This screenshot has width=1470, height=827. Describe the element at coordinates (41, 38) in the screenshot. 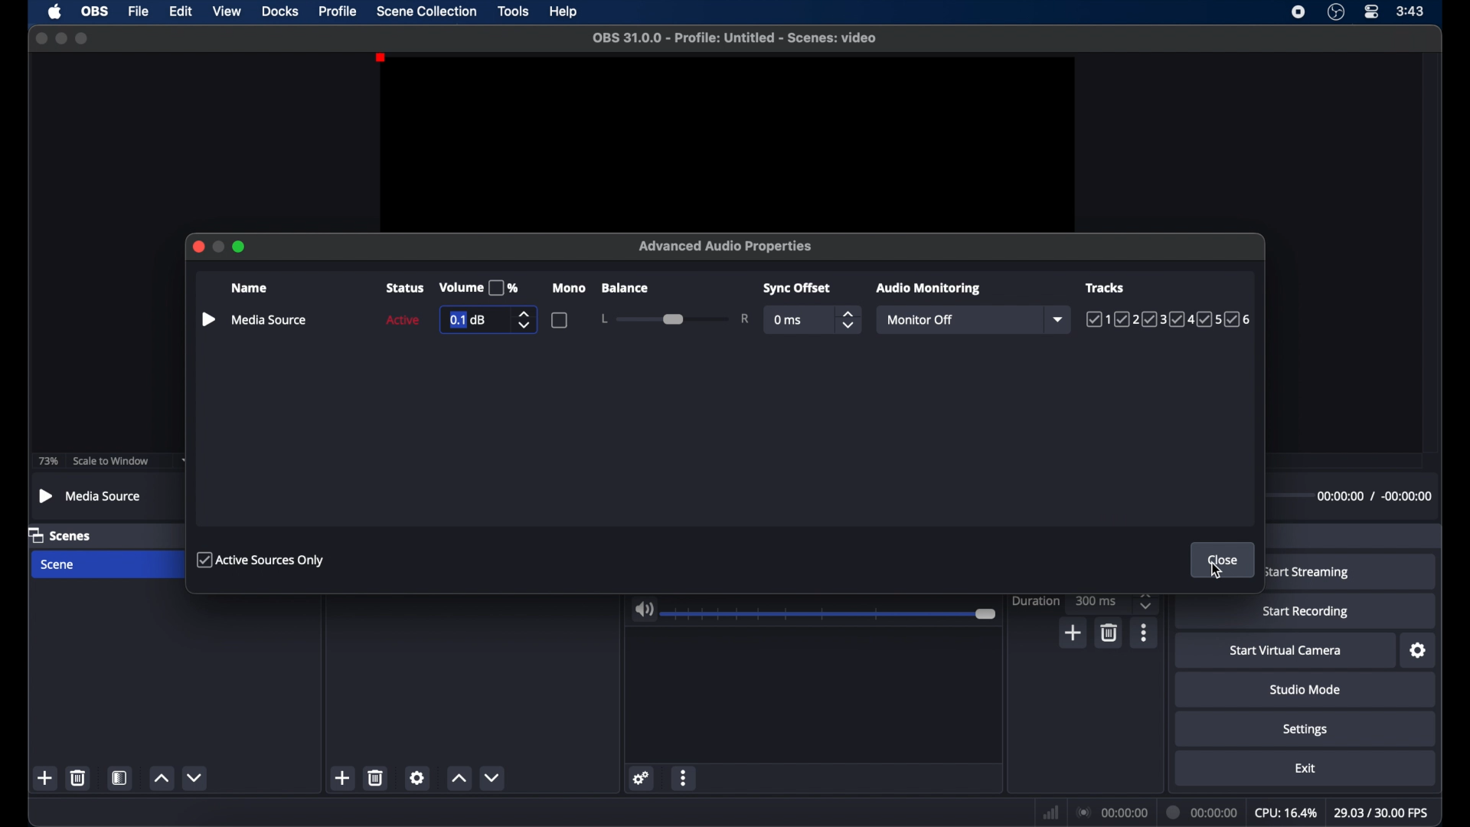

I see `close` at that location.